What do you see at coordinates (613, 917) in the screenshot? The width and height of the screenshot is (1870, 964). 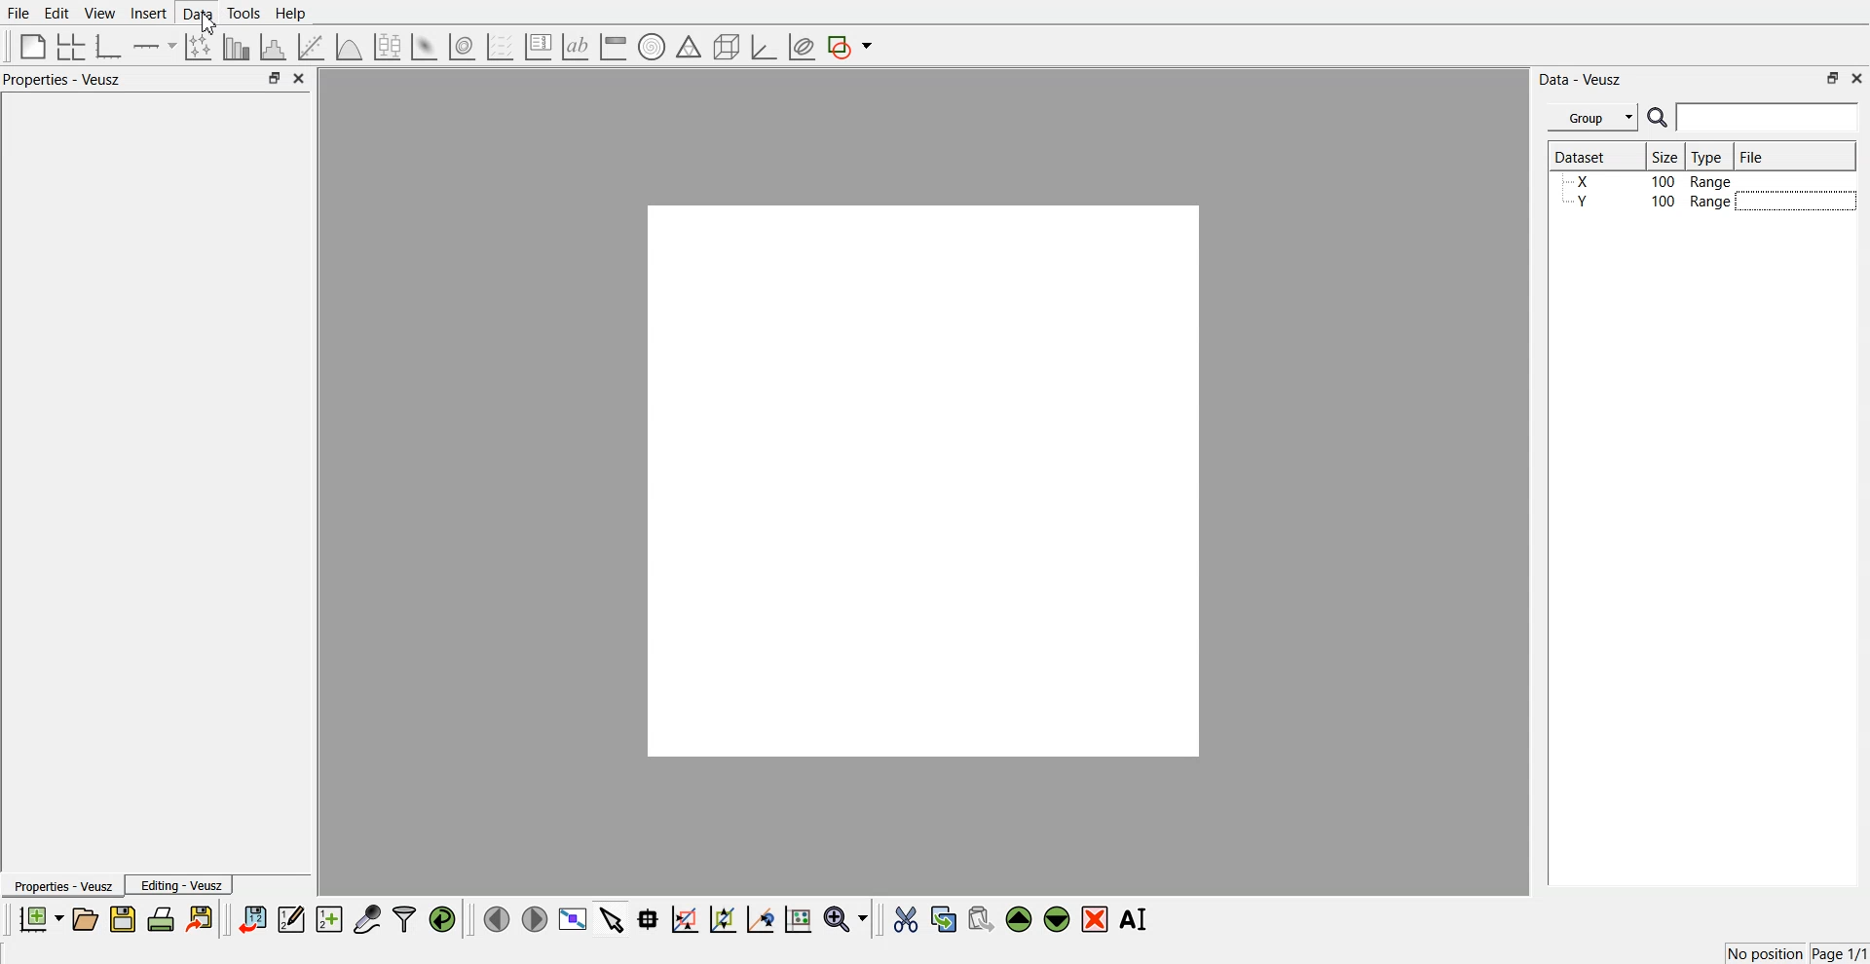 I see `Select items from graph or scroll` at bounding box center [613, 917].